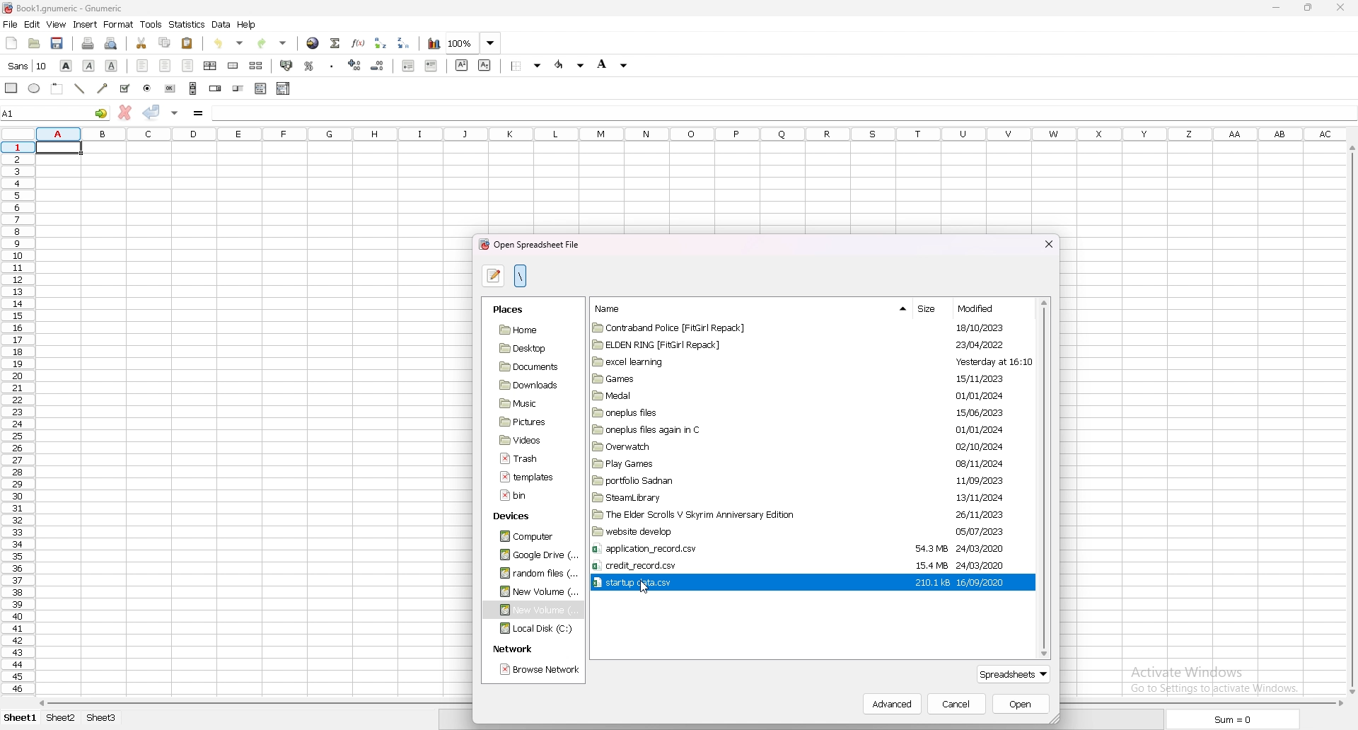 The width and height of the screenshot is (1358, 730). Describe the element at coordinates (147, 88) in the screenshot. I see `radio button` at that location.